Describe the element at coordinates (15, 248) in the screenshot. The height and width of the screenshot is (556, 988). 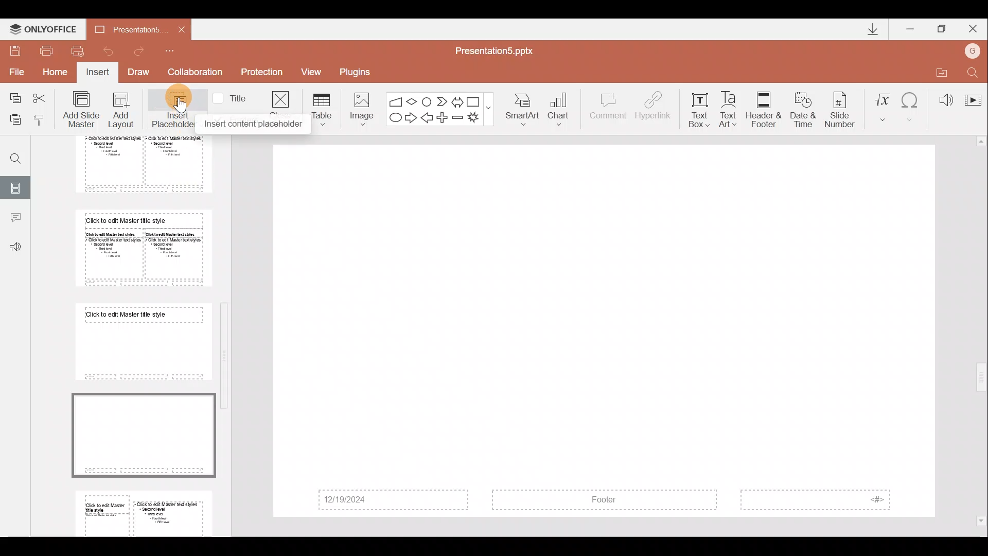
I see `Feedback & support` at that location.